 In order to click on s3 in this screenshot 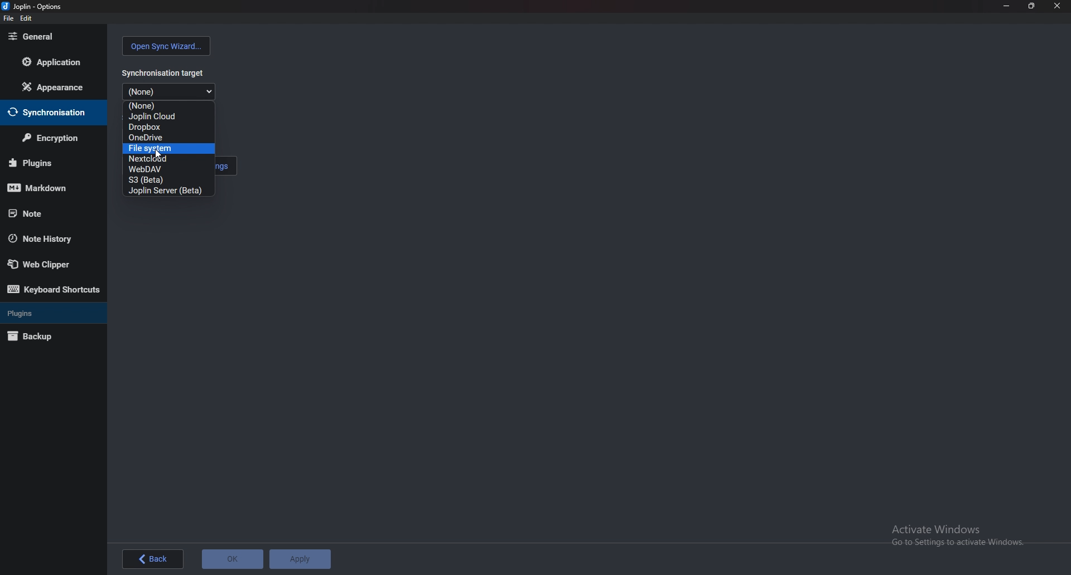, I will do `click(169, 180)`.